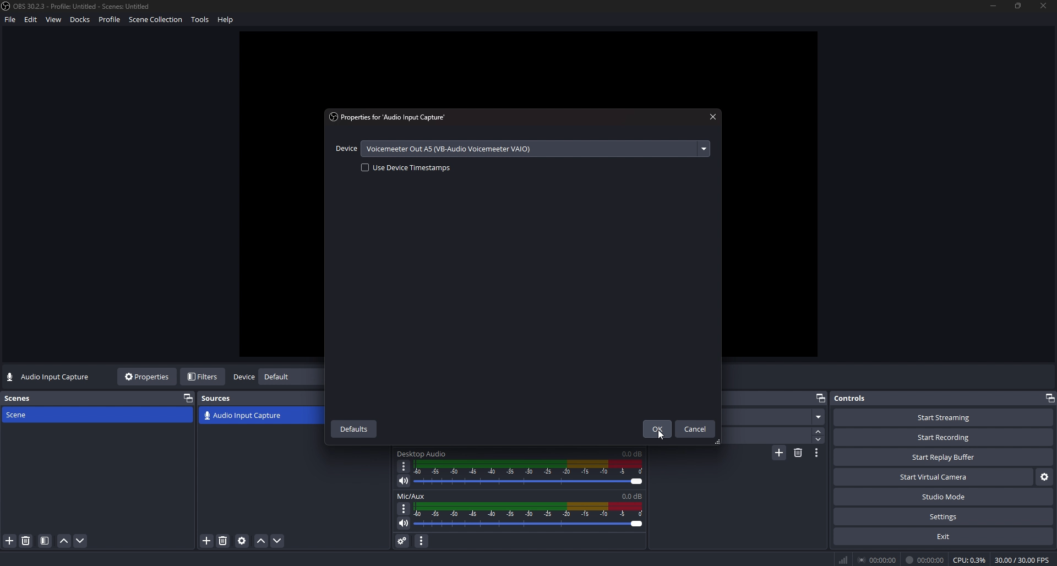  Describe the element at coordinates (765, 436) in the screenshot. I see `duration` at that location.